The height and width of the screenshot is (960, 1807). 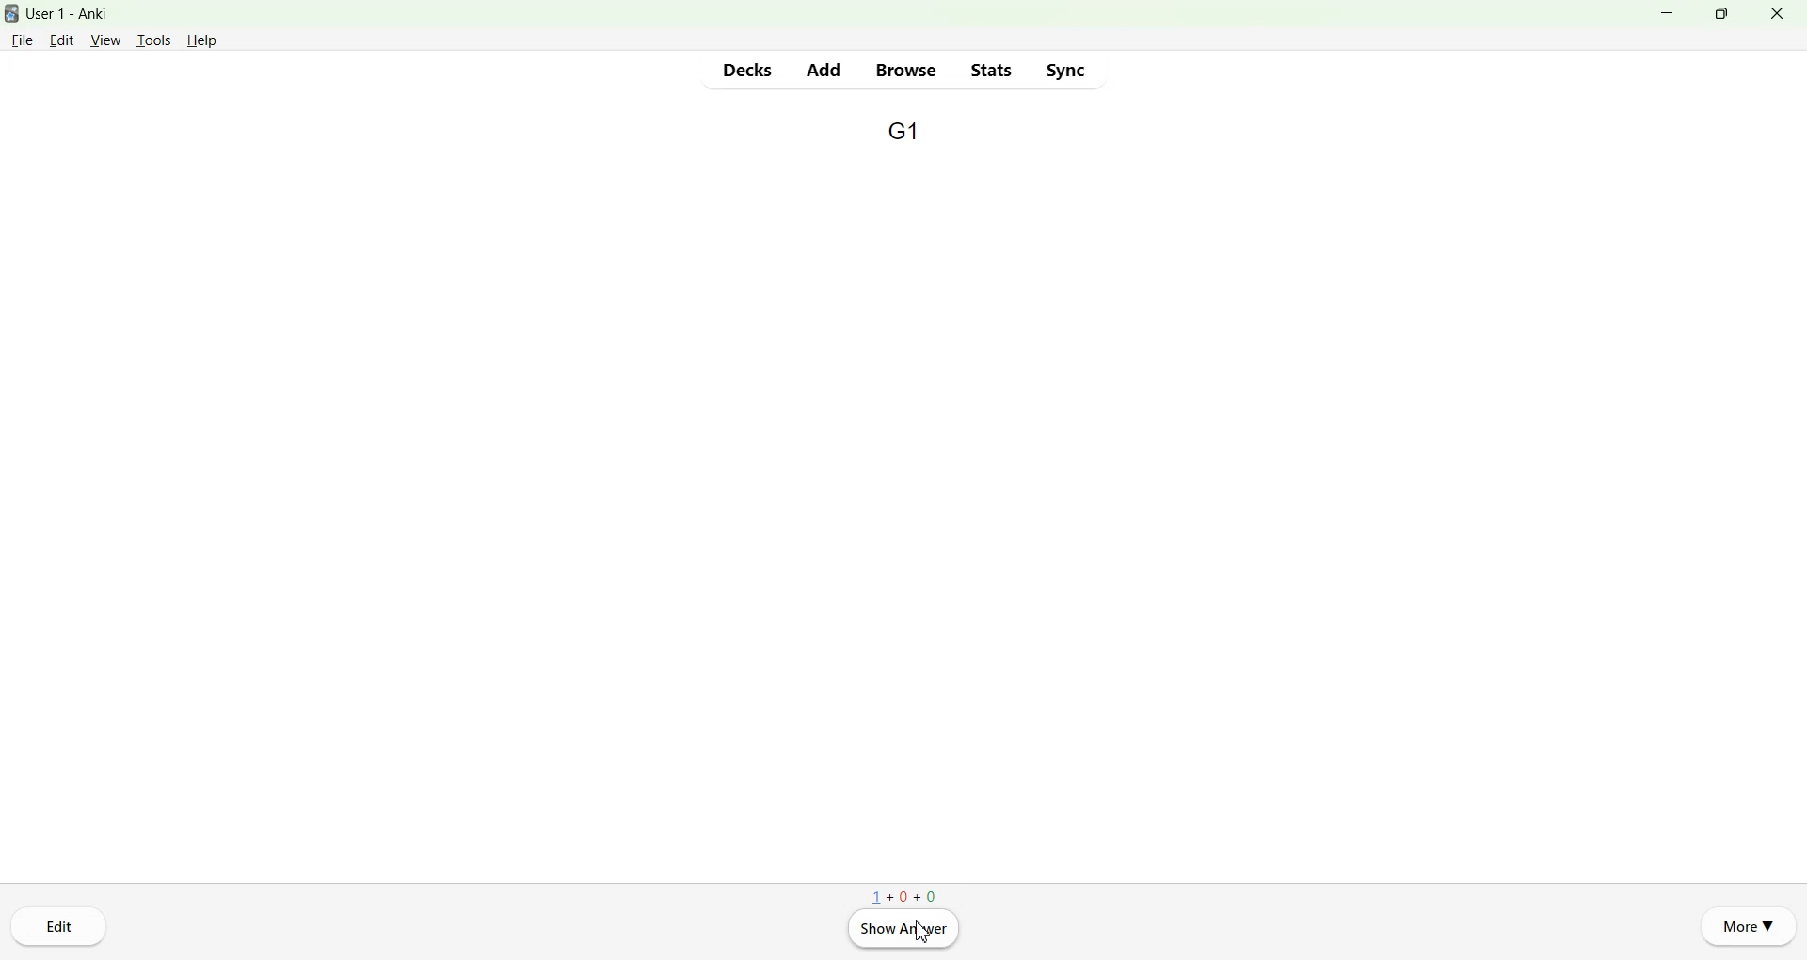 What do you see at coordinates (907, 71) in the screenshot?
I see `Browse` at bounding box center [907, 71].